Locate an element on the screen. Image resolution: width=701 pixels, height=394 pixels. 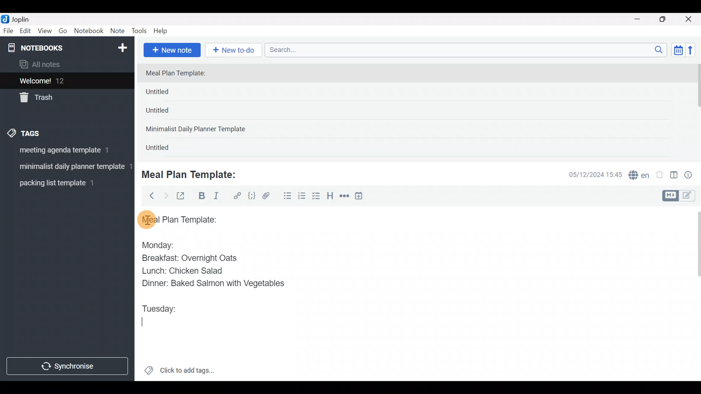
Italic is located at coordinates (215, 197).